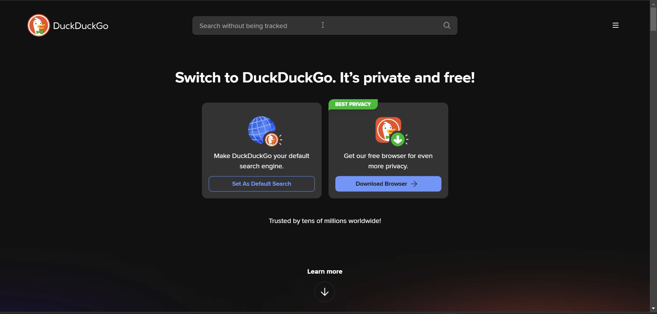 This screenshot has height=314, width=657. What do you see at coordinates (616, 26) in the screenshot?
I see `more options` at bounding box center [616, 26].